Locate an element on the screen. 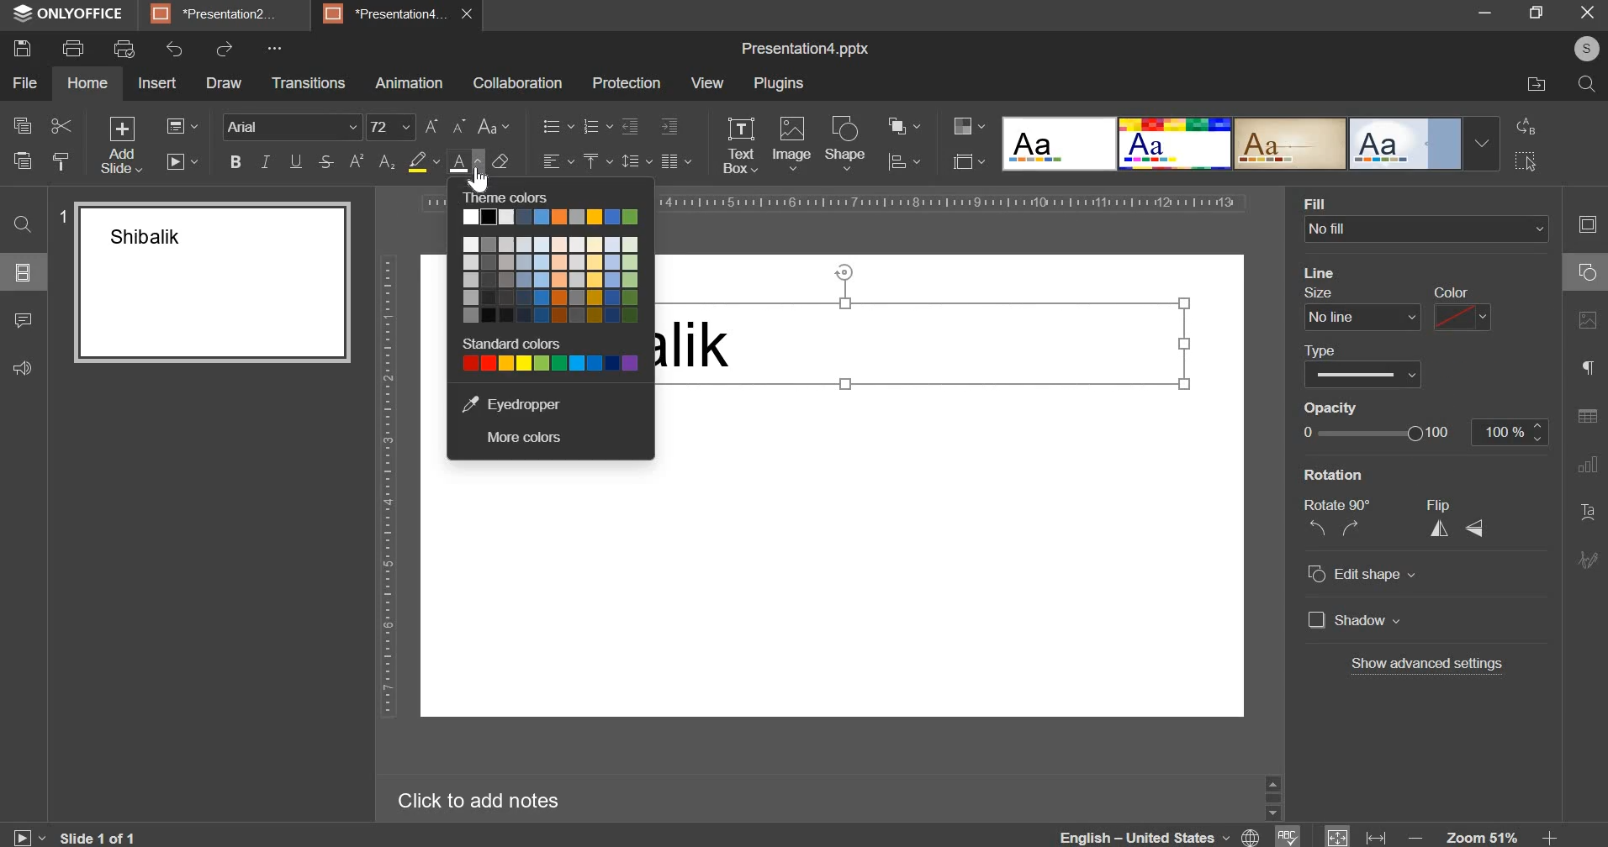 The image size is (1608, 847). cut is located at coordinates (61, 126).